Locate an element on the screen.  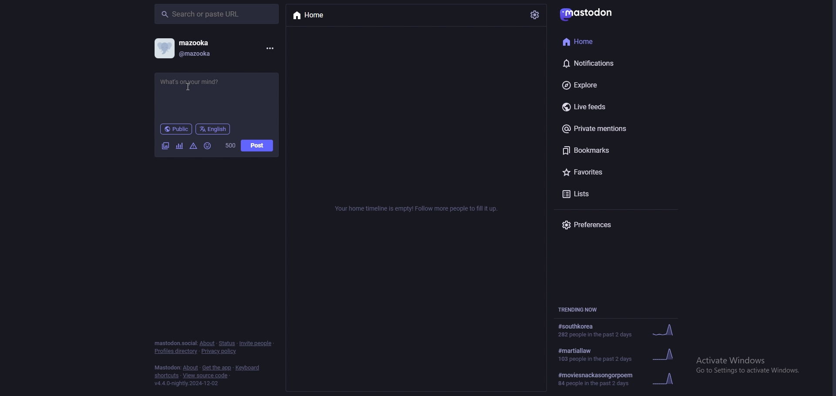
home is located at coordinates (333, 15).